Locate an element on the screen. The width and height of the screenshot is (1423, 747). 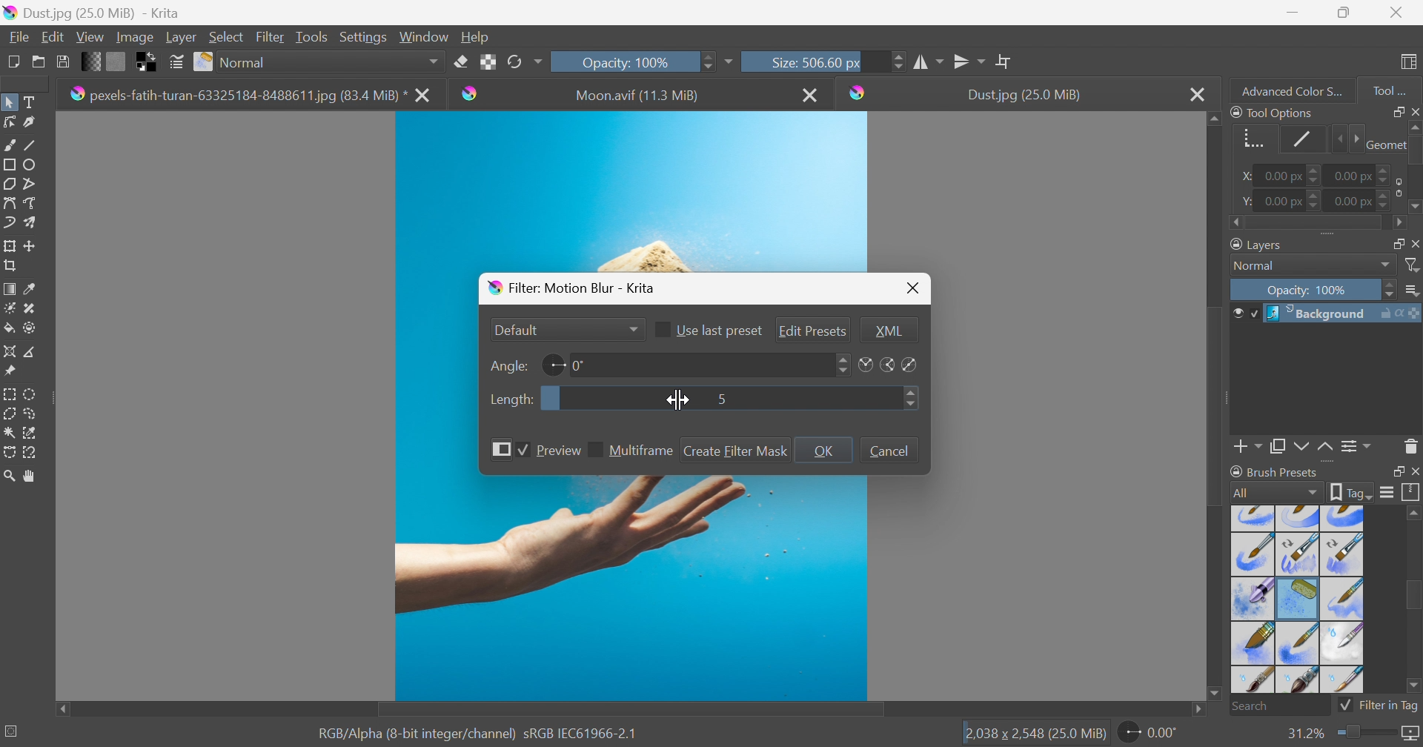
Crop the image to an area is located at coordinates (12, 268).